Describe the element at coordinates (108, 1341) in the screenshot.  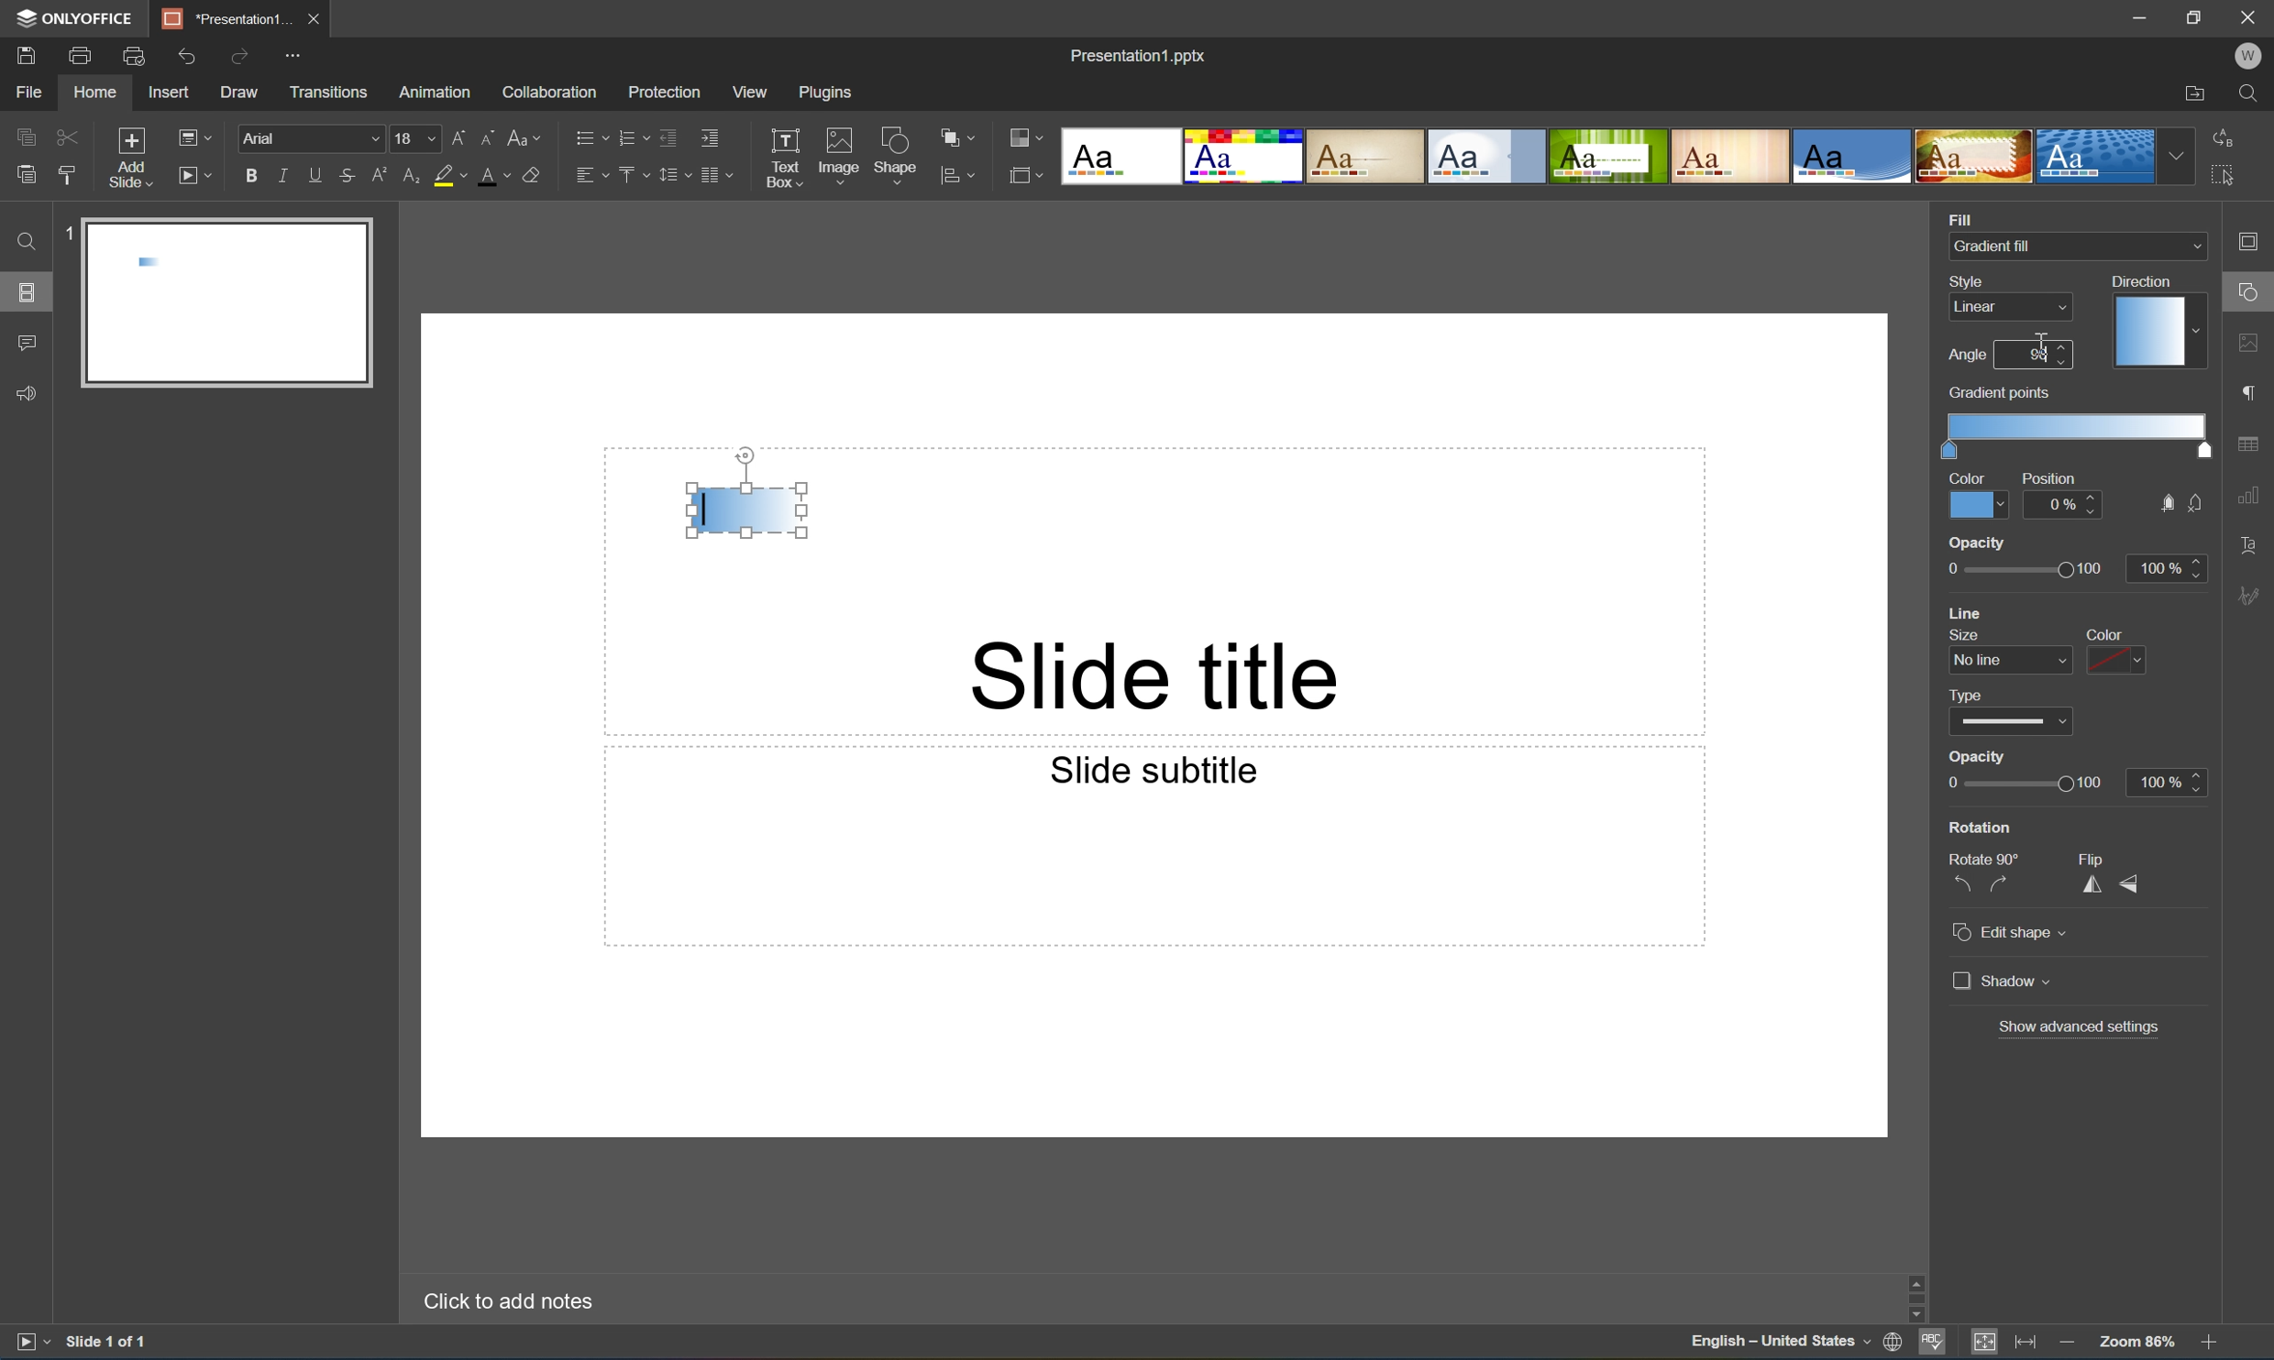
I see `Slide 1 of 1` at that location.